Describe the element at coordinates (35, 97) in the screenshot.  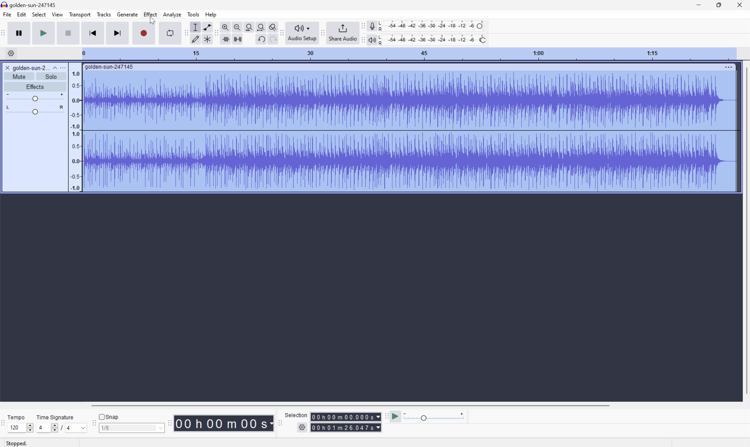
I see `Slider` at that location.